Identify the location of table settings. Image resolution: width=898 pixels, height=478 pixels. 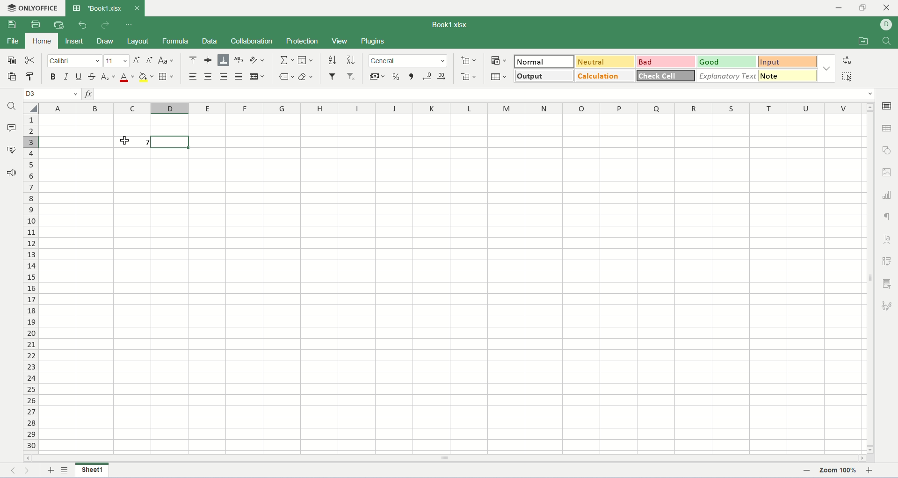
(889, 130).